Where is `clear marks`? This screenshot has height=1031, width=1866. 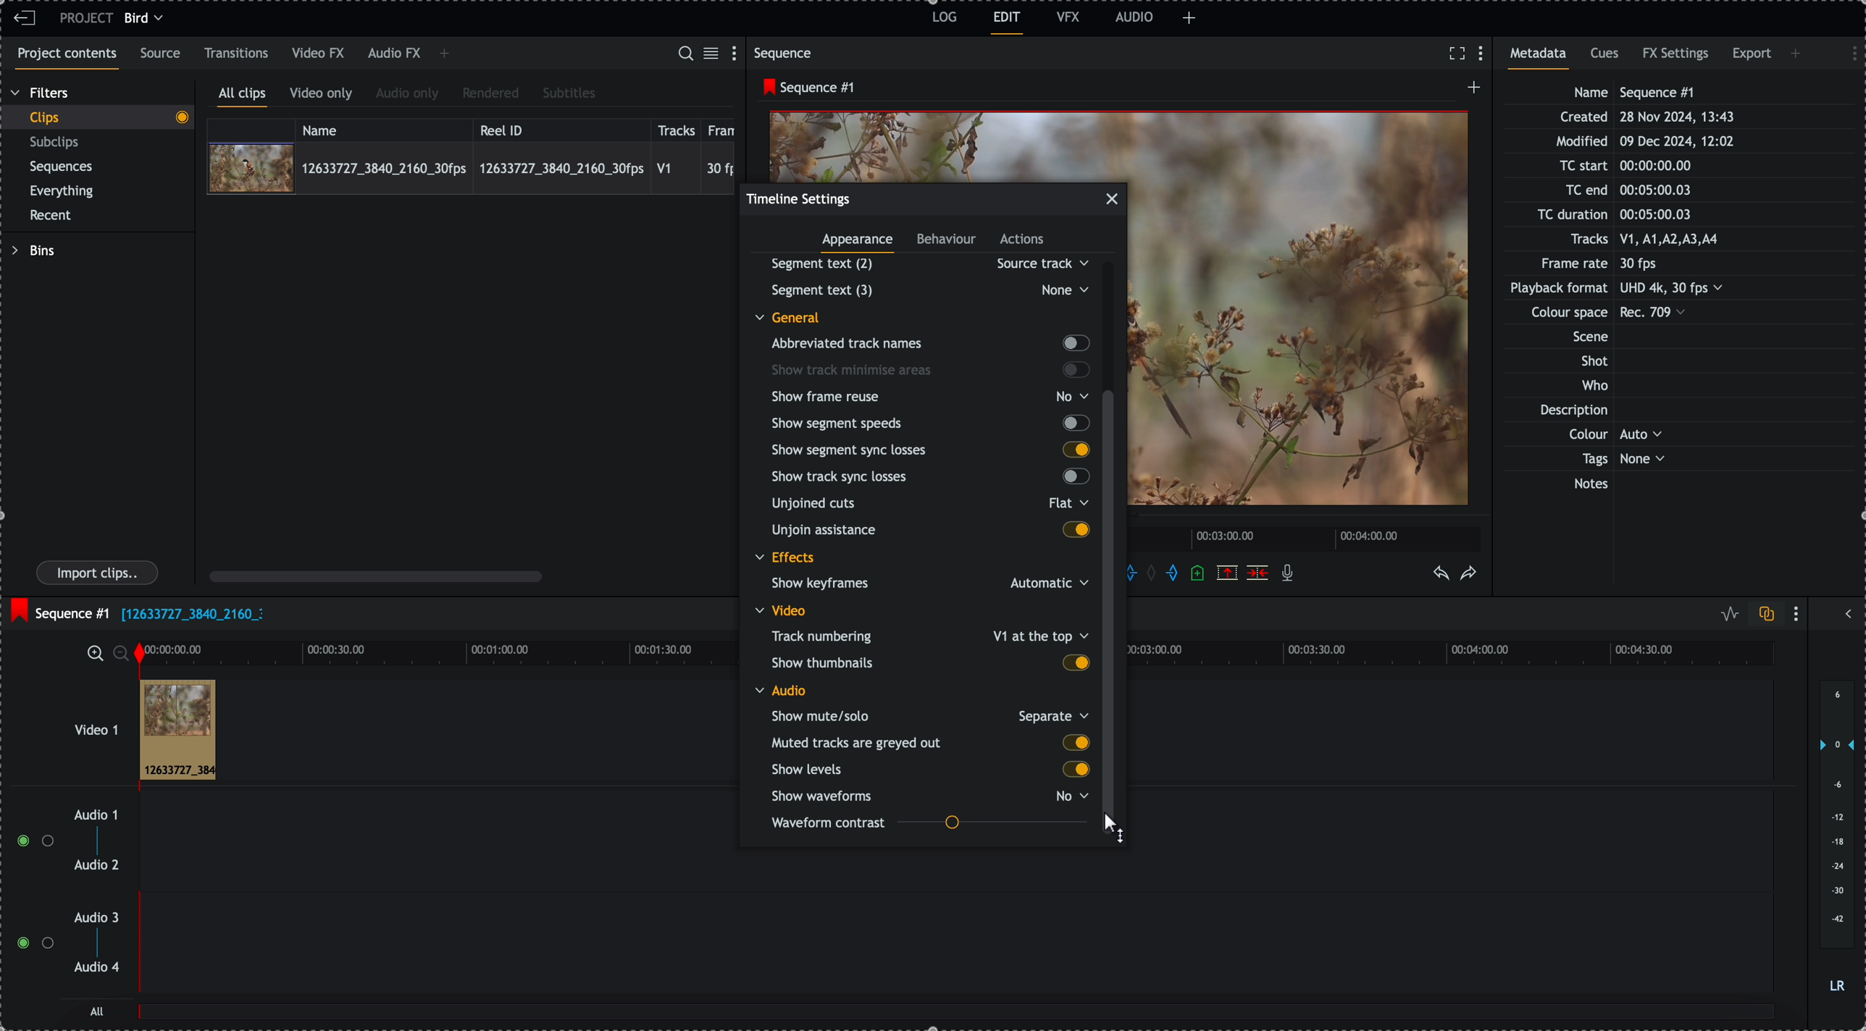 clear marks is located at coordinates (1155, 574).